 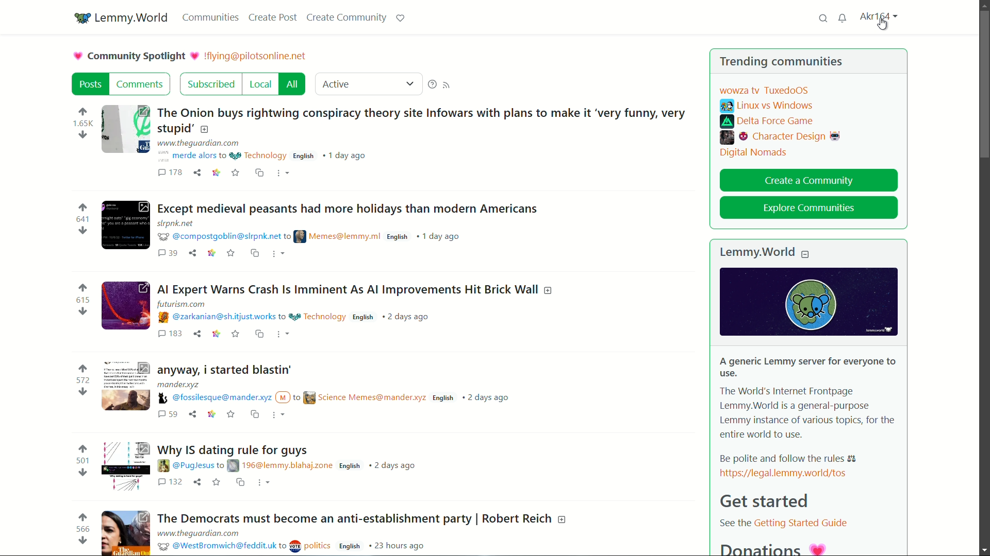 What do you see at coordinates (210, 414) in the screenshot?
I see `link` at bounding box center [210, 414].